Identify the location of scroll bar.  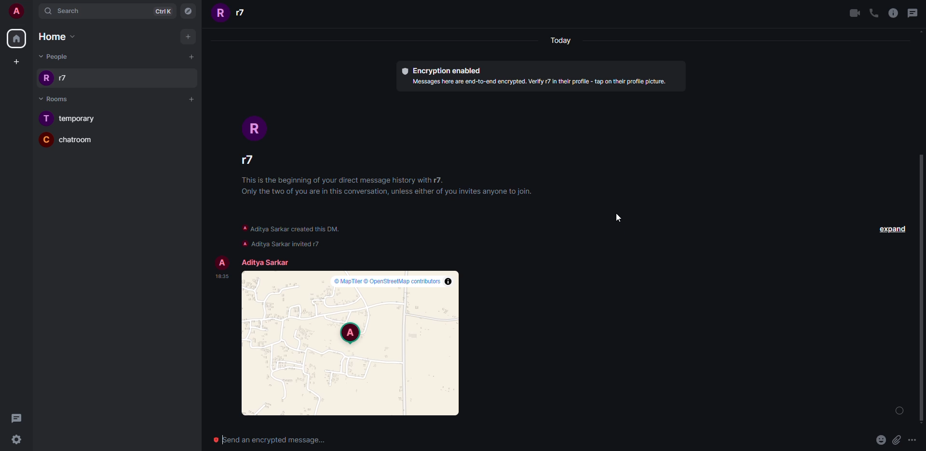
(920, 287).